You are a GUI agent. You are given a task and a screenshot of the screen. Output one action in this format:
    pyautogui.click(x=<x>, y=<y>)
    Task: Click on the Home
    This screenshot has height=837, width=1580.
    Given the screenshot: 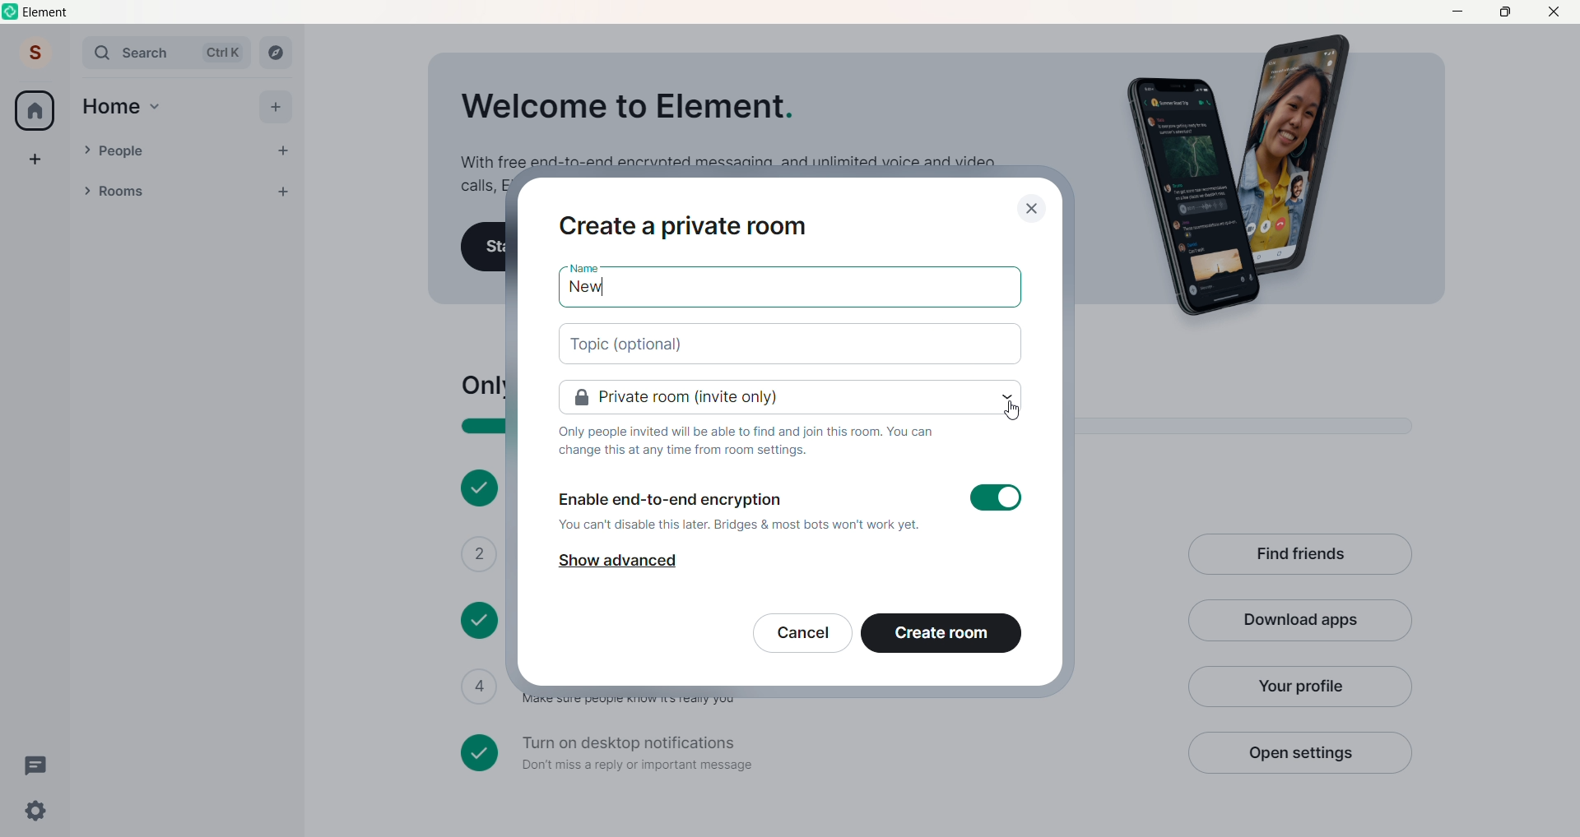 What is the action you would take?
    pyautogui.click(x=111, y=107)
    